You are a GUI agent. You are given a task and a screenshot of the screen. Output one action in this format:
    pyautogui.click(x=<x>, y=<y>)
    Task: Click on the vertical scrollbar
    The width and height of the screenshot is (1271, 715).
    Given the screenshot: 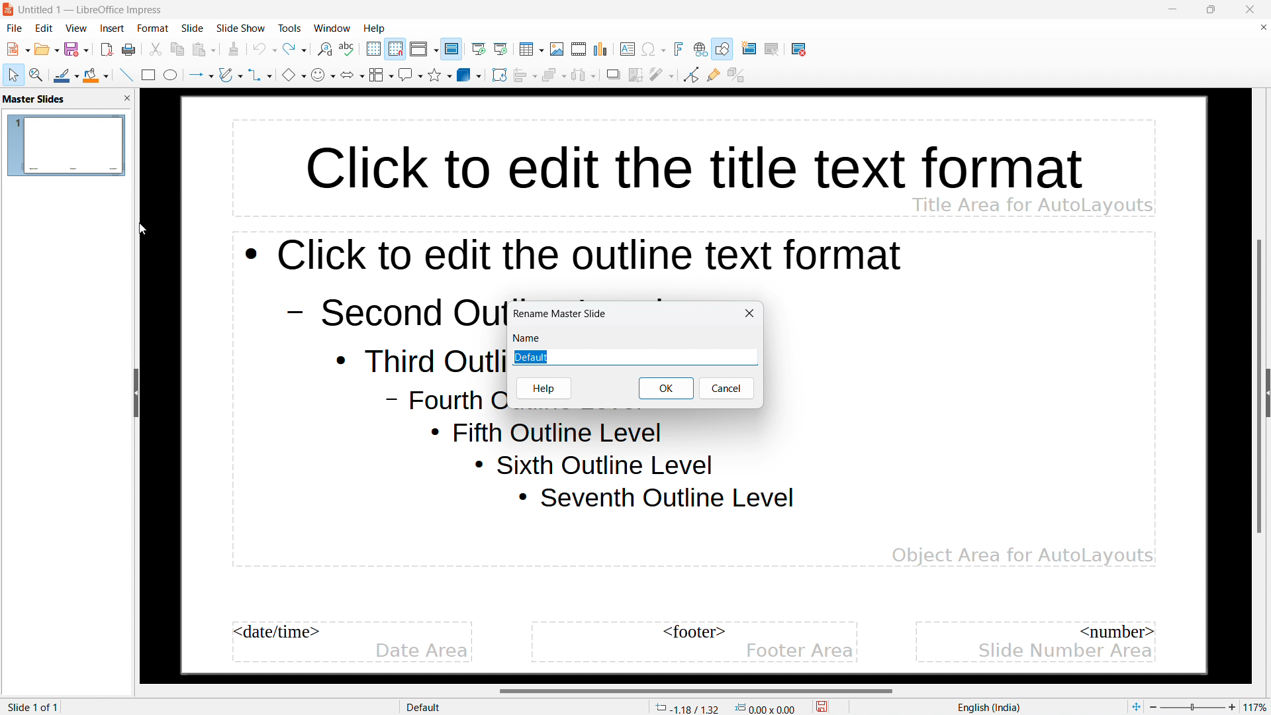 What is the action you would take?
    pyautogui.click(x=1257, y=387)
    